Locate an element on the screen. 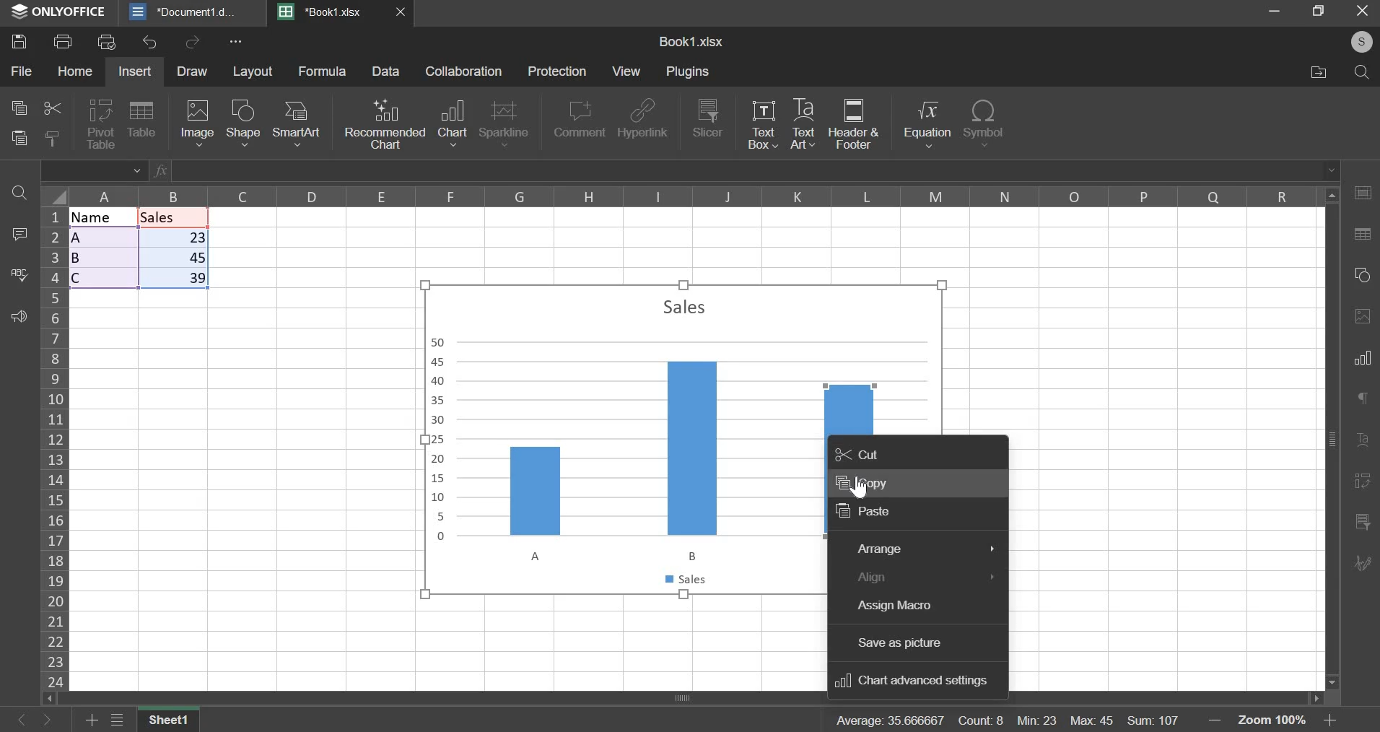 This screenshot has height=732, width=1380. collaboration is located at coordinates (464, 71).